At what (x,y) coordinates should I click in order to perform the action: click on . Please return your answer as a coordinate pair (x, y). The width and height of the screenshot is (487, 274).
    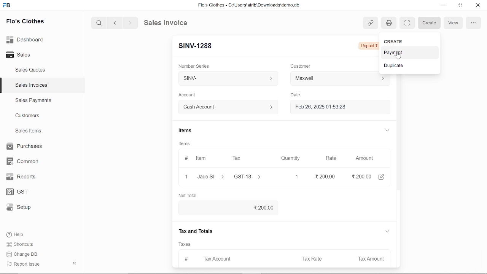
    Looking at the image, I should click on (185, 144).